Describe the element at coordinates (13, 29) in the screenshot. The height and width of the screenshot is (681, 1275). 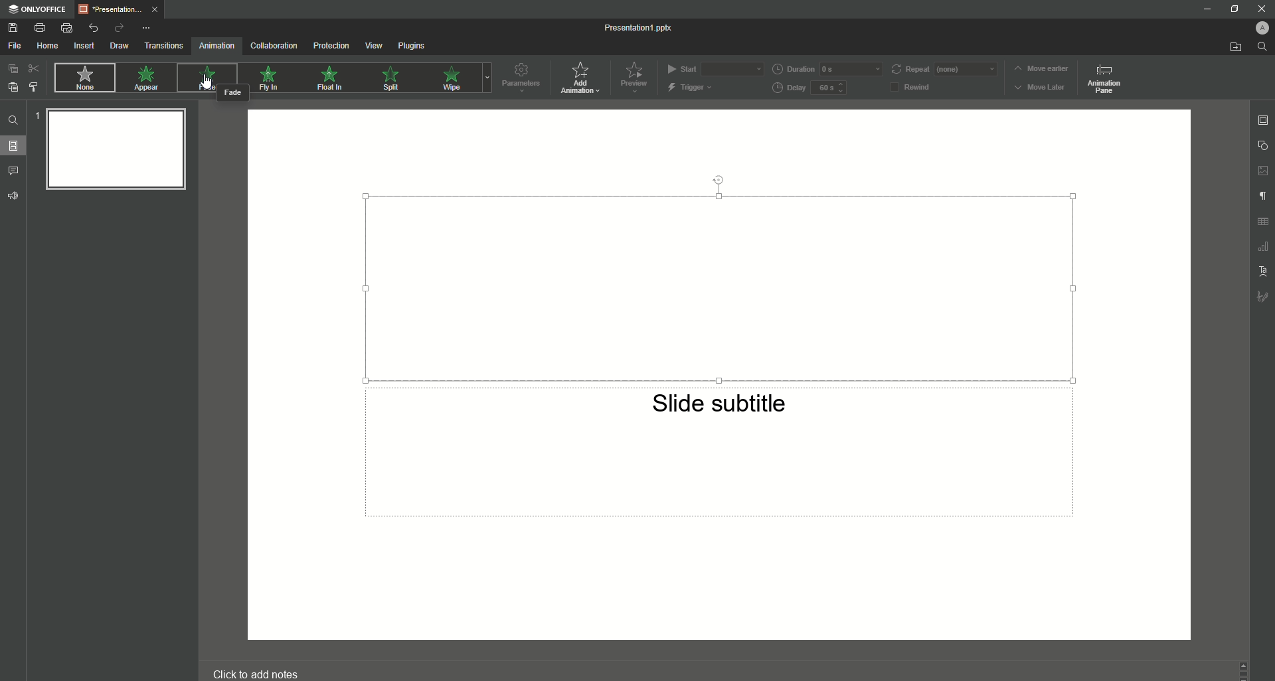
I see `Save` at that location.